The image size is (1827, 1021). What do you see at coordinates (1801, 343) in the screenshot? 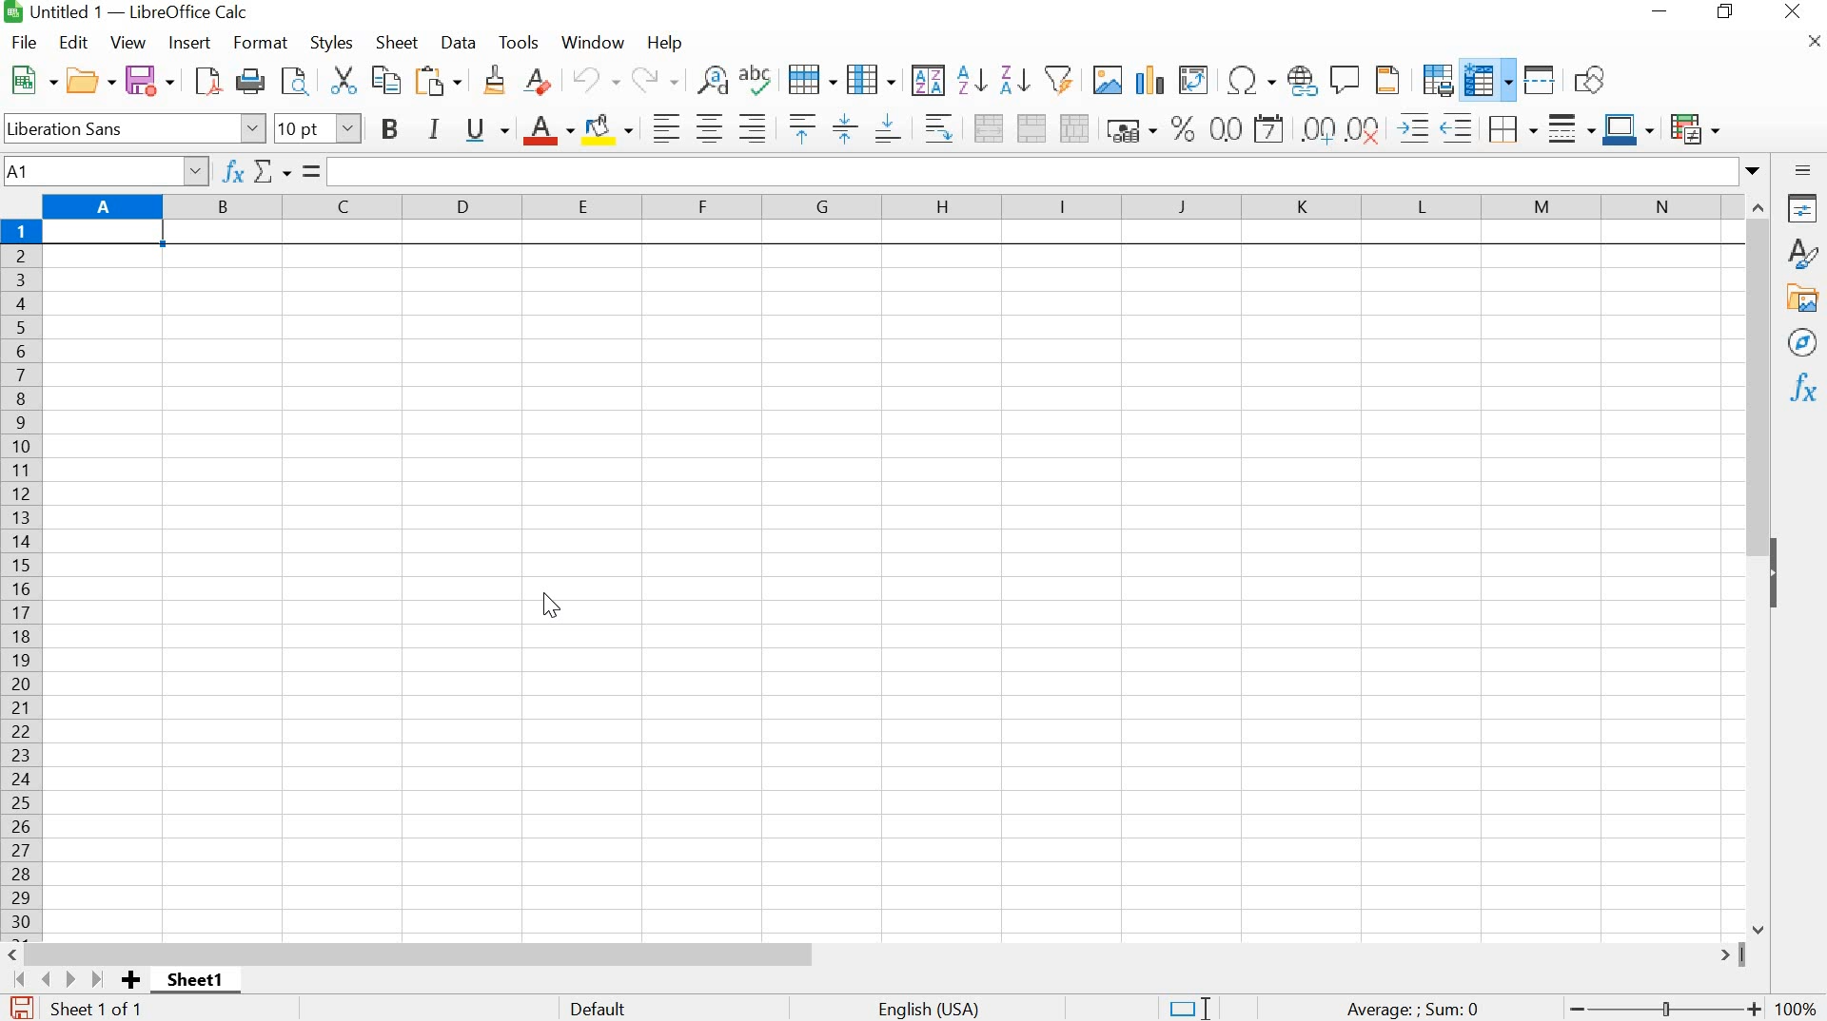
I see `NAVIGATOR` at bounding box center [1801, 343].